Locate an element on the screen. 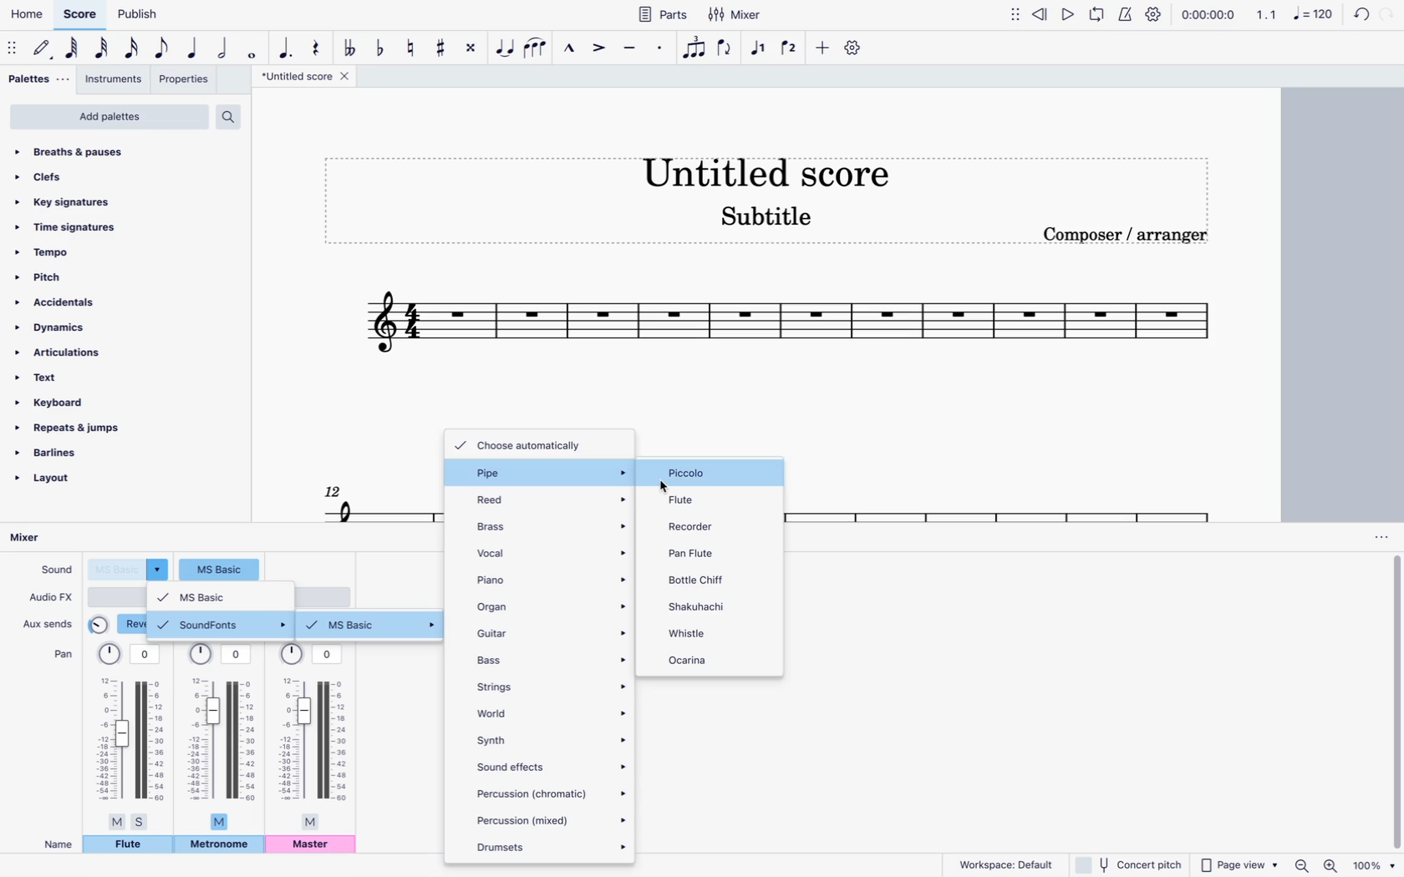 The height and width of the screenshot is (877, 1404). toggle sharp is located at coordinates (444, 46).